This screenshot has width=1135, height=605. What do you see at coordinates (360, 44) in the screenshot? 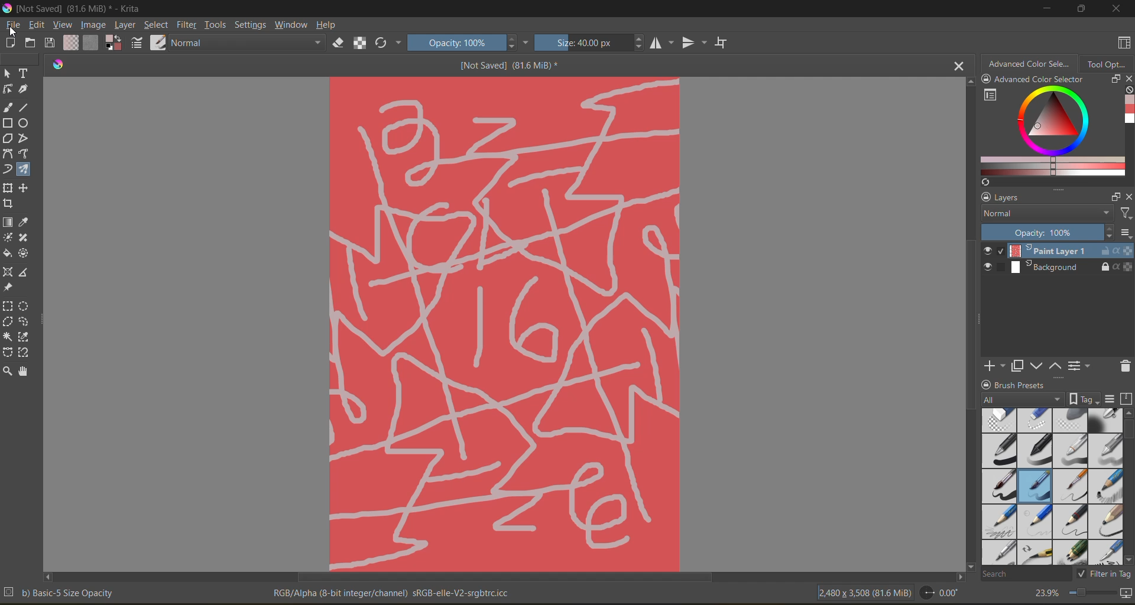
I see `preserve alpha` at bounding box center [360, 44].